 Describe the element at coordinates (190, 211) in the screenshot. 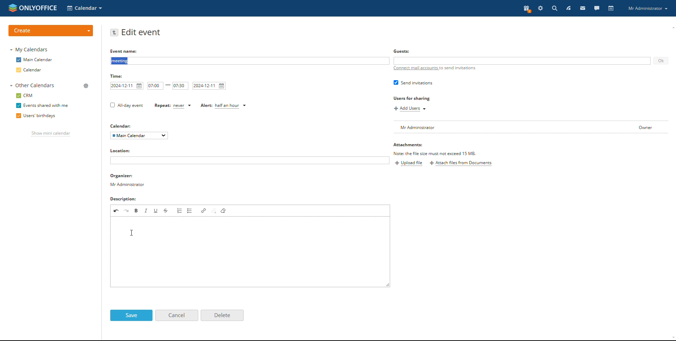

I see `insert/remove bulleted list` at that location.